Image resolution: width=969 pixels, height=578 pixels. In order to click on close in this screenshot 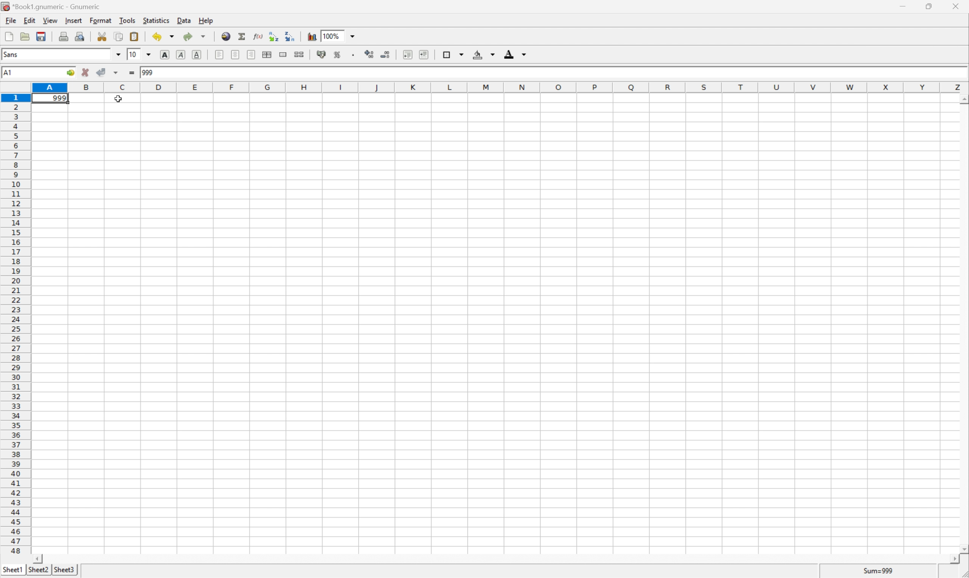, I will do `click(957, 7)`.